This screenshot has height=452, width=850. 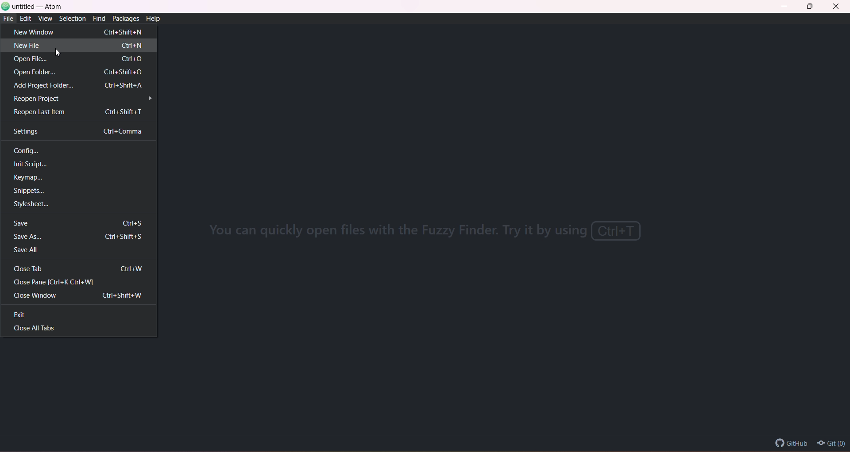 I want to click on Maximize, so click(x=812, y=7).